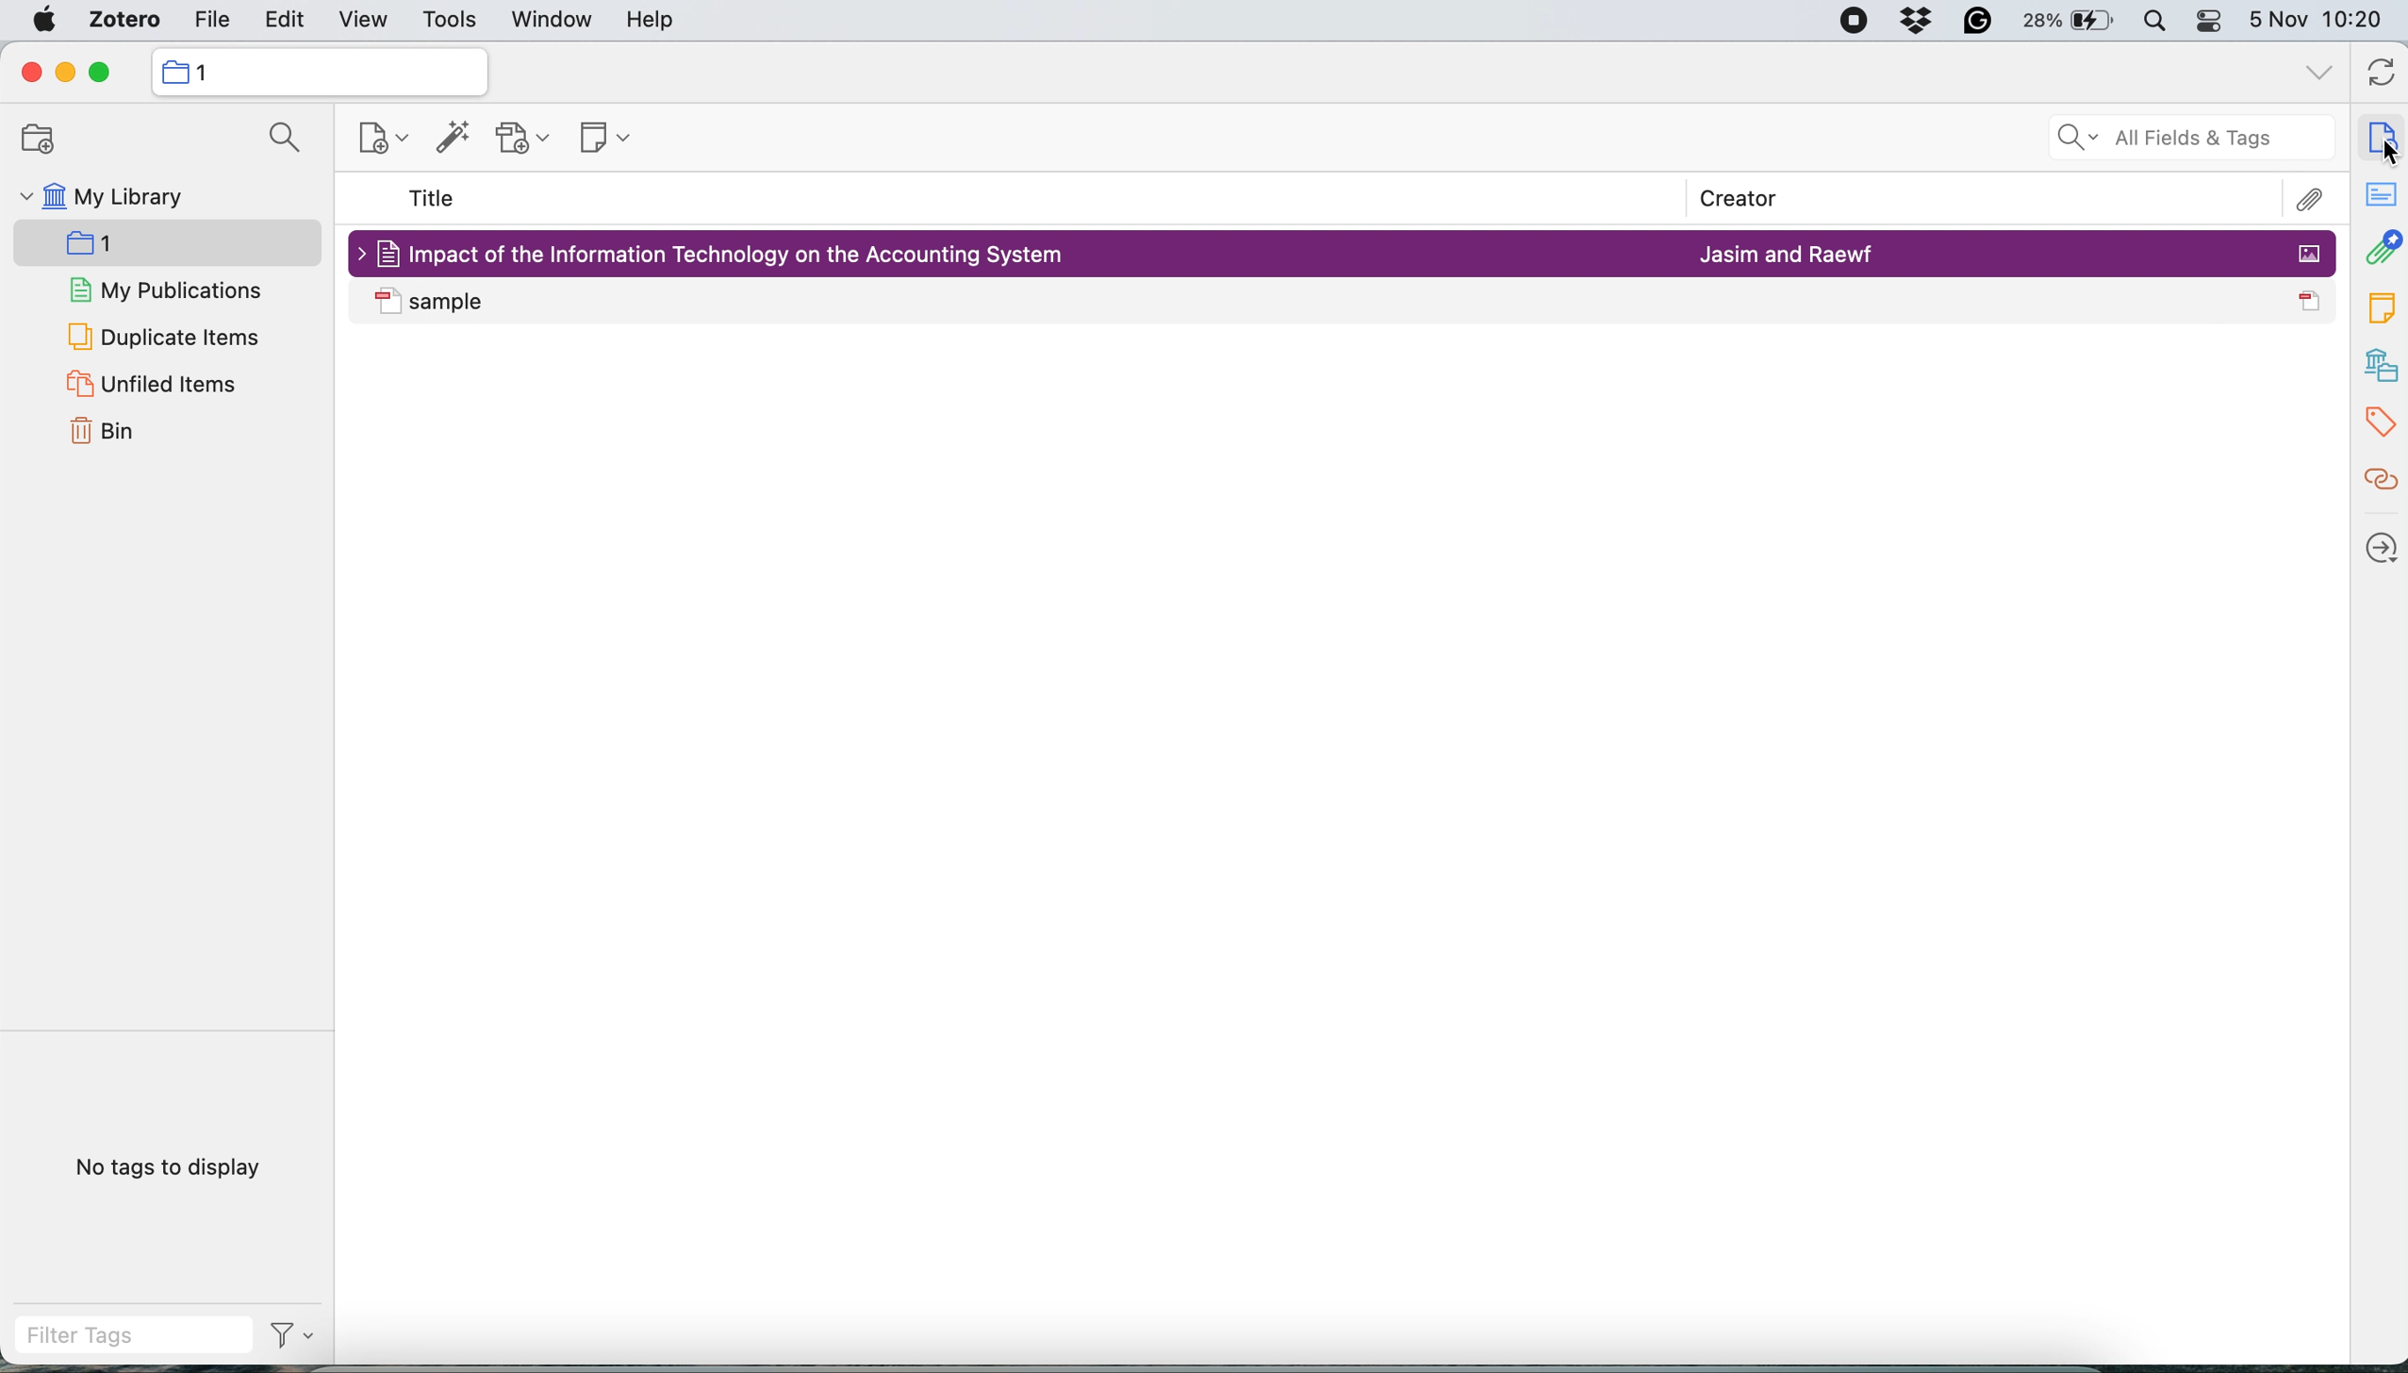 This screenshot has height=1373, width=2408. I want to click on minimise, so click(67, 73).